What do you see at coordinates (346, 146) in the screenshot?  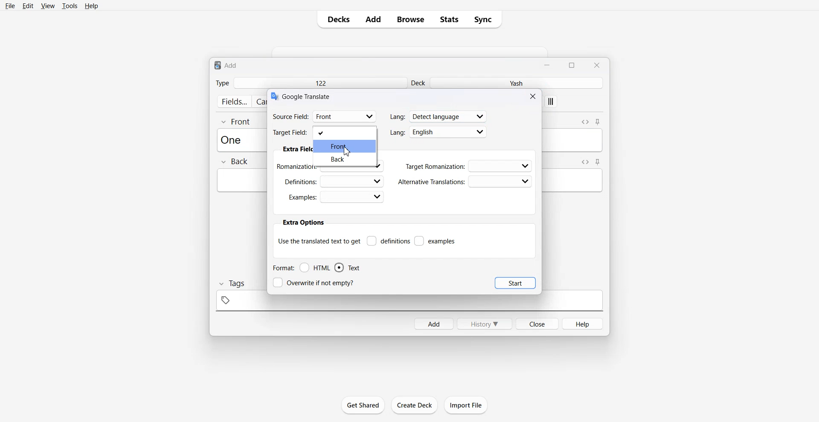 I see `Front` at bounding box center [346, 146].